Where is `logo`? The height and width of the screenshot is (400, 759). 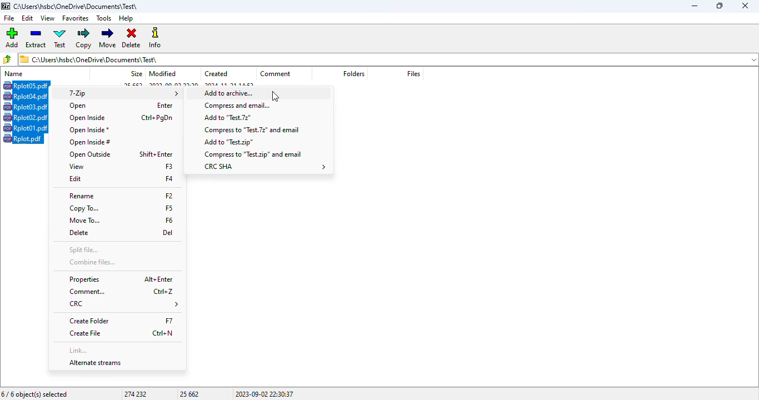 logo is located at coordinates (6, 6).